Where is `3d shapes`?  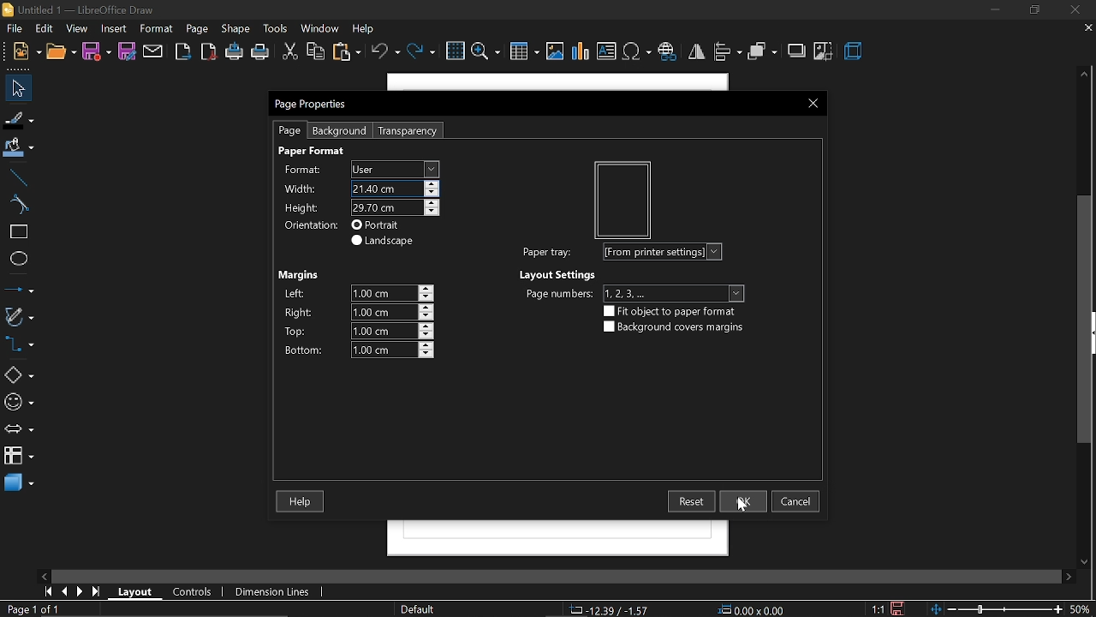
3d shapes is located at coordinates (20, 485).